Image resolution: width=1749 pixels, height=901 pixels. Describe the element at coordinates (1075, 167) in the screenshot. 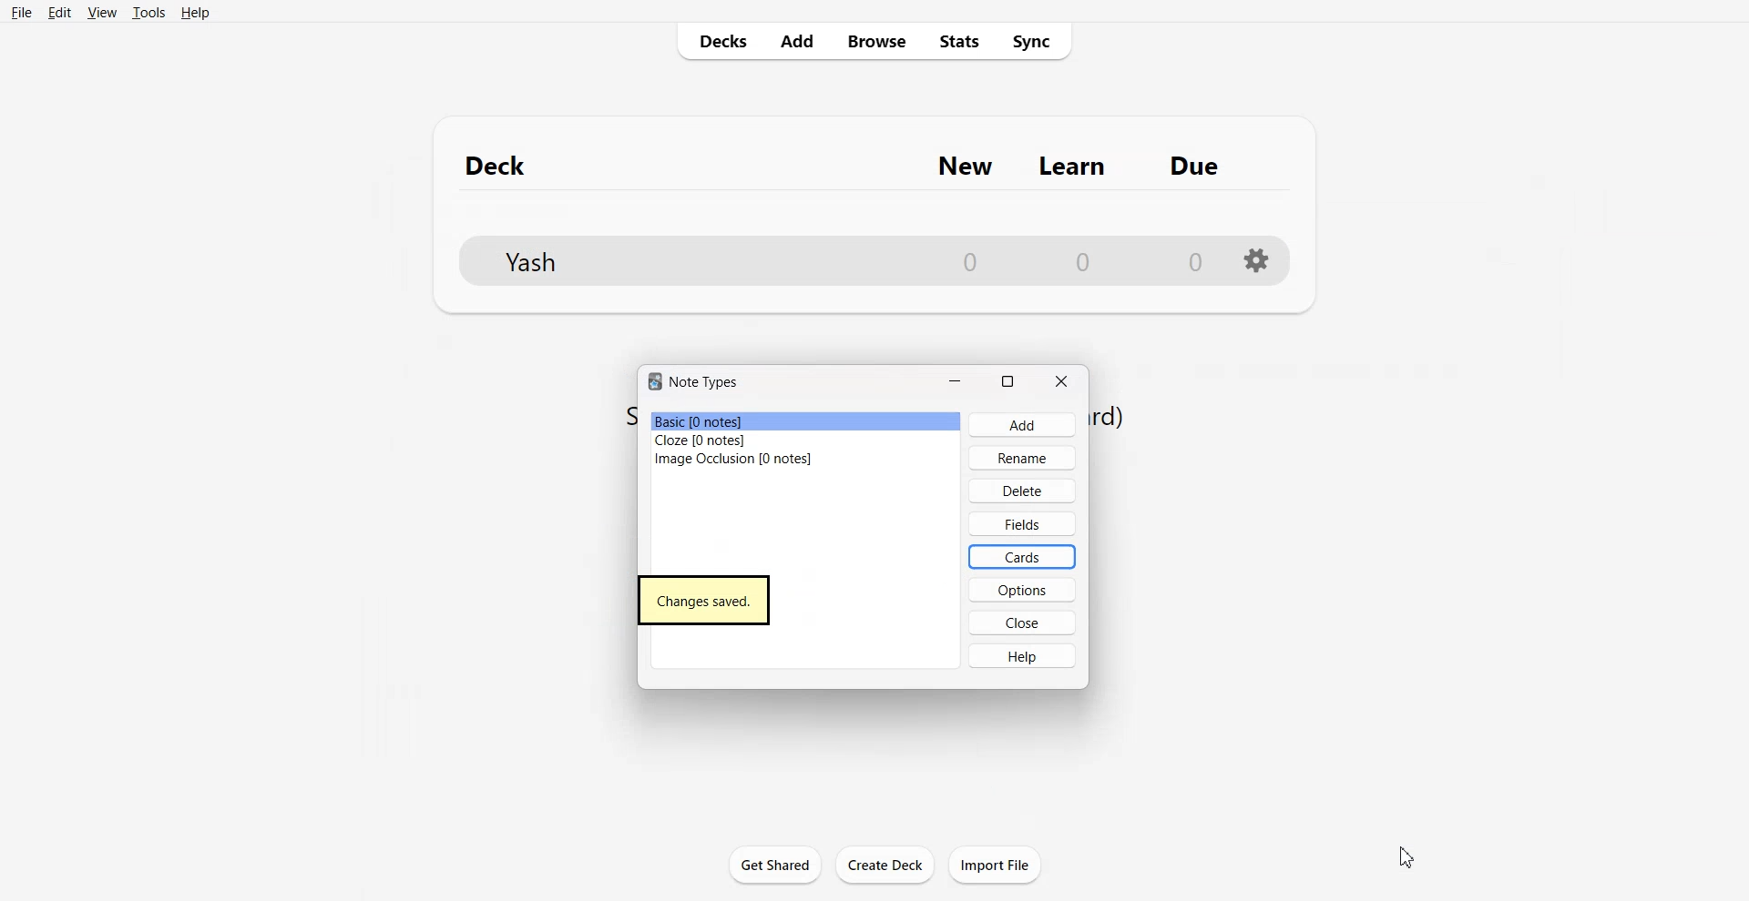

I see `Learn` at that location.